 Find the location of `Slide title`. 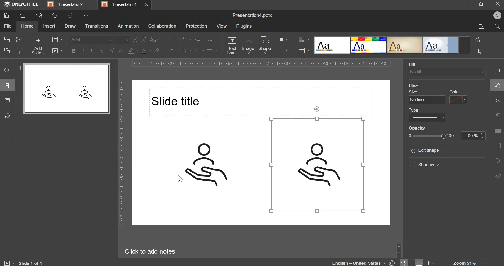

Slide title is located at coordinates (261, 102).